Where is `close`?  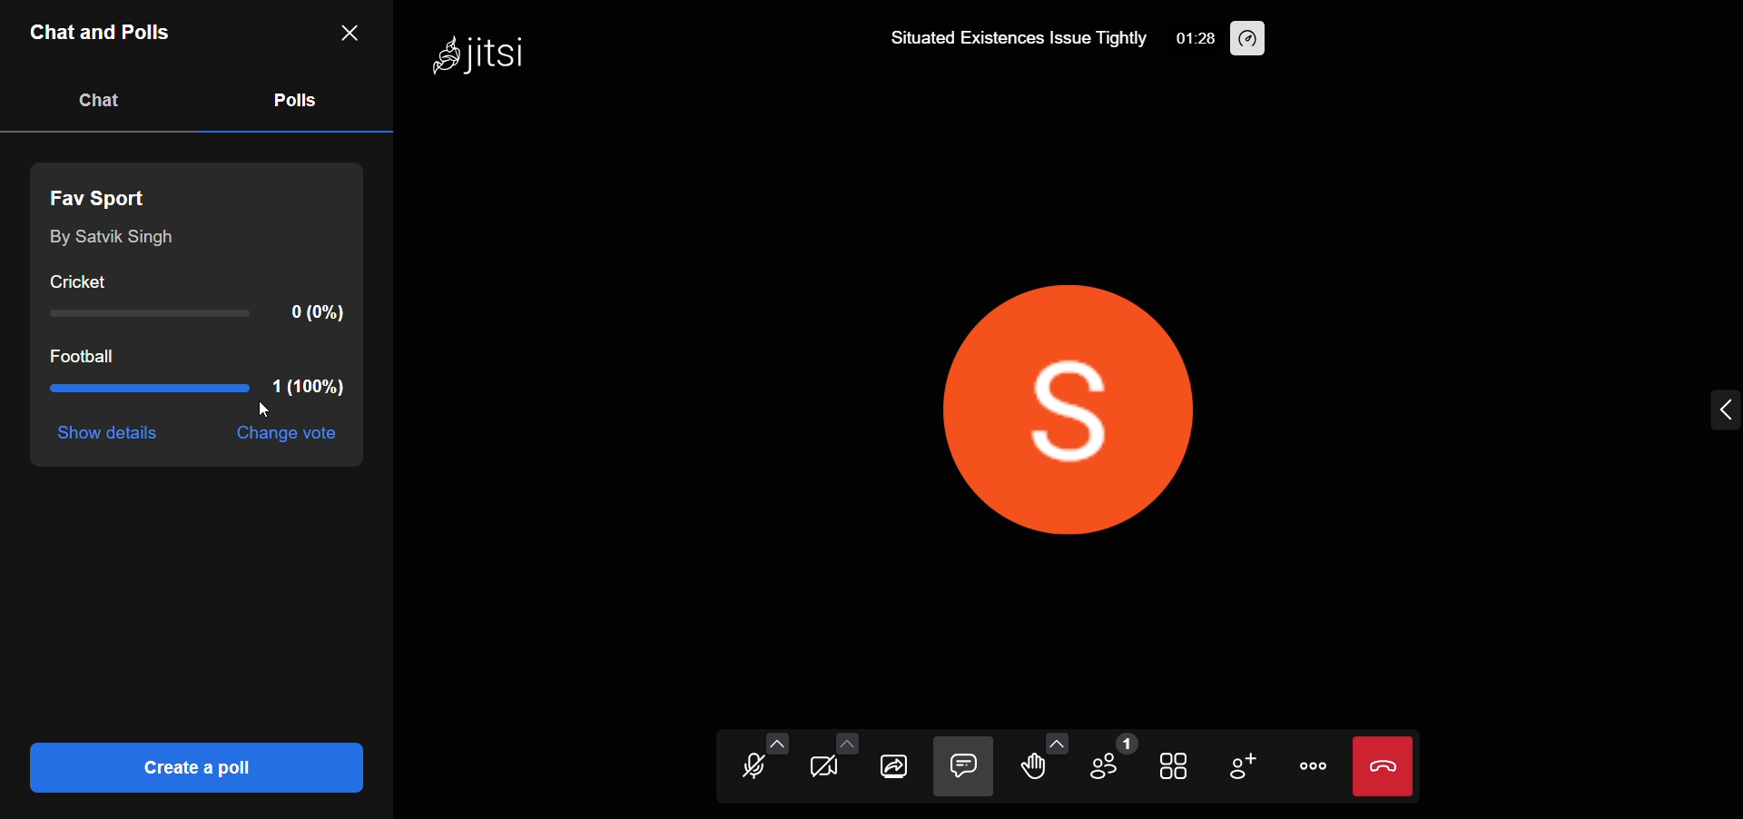 close is located at coordinates (349, 34).